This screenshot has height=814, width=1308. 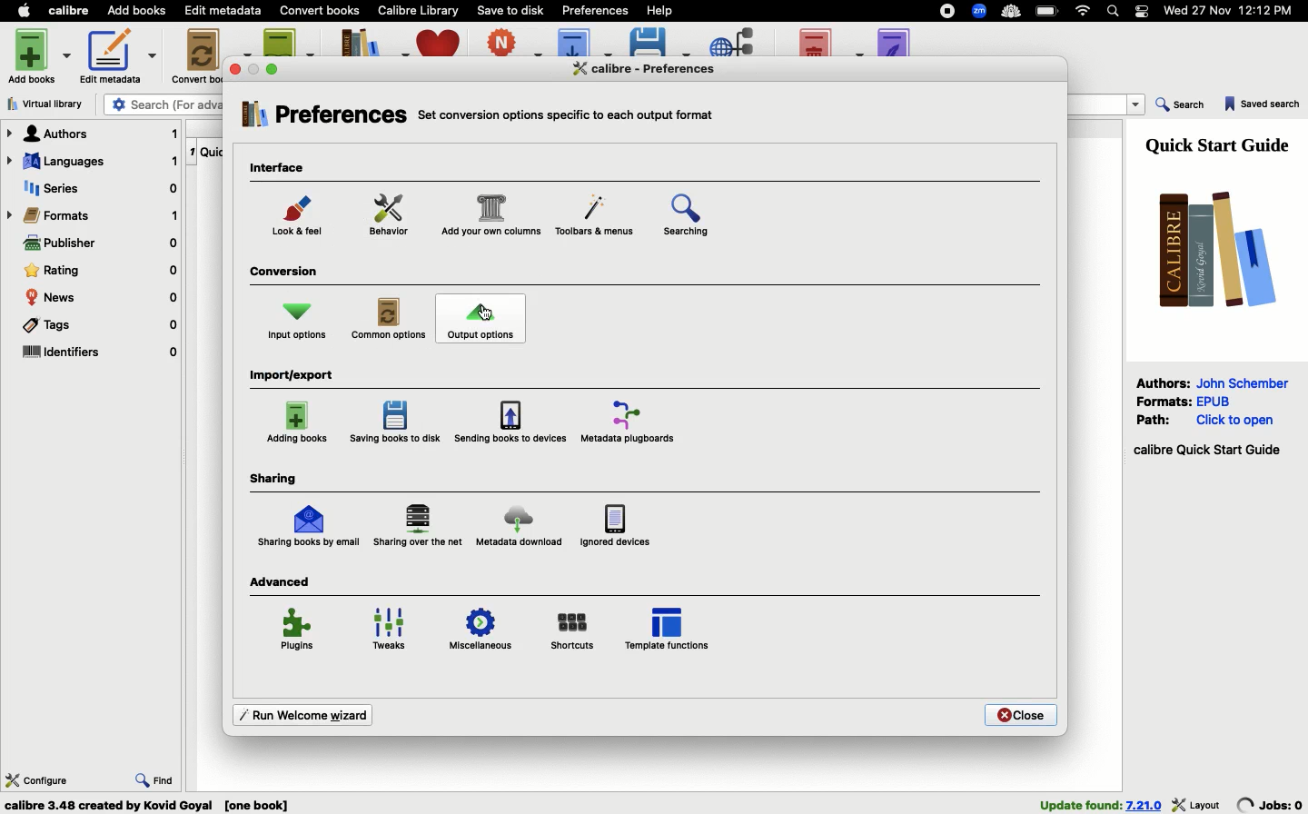 What do you see at coordinates (390, 215) in the screenshot?
I see `Behavior` at bounding box center [390, 215].